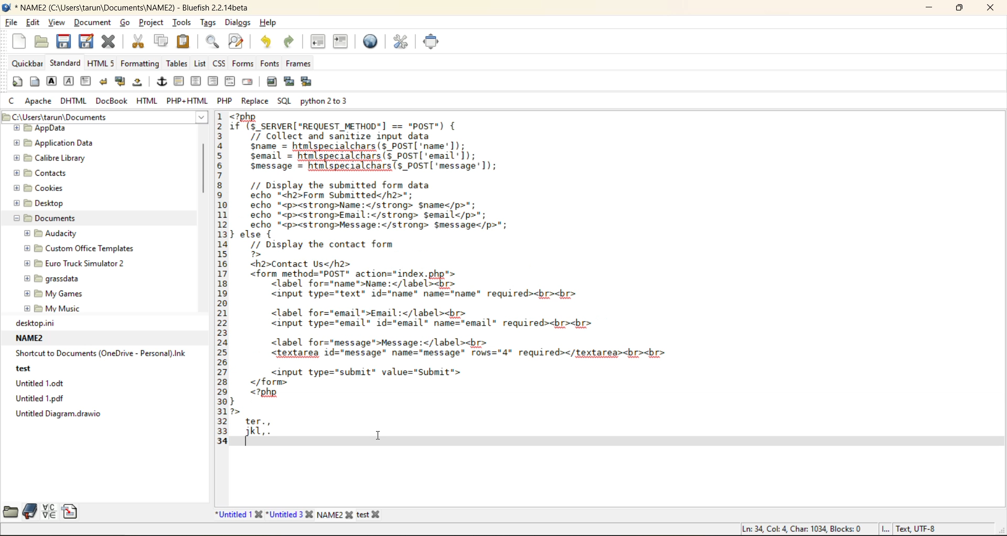 The width and height of the screenshot is (1007, 536). What do you see at coordinates (70, 510) in the screenshot?
I see `snippets` at bounding box center [70, 510].